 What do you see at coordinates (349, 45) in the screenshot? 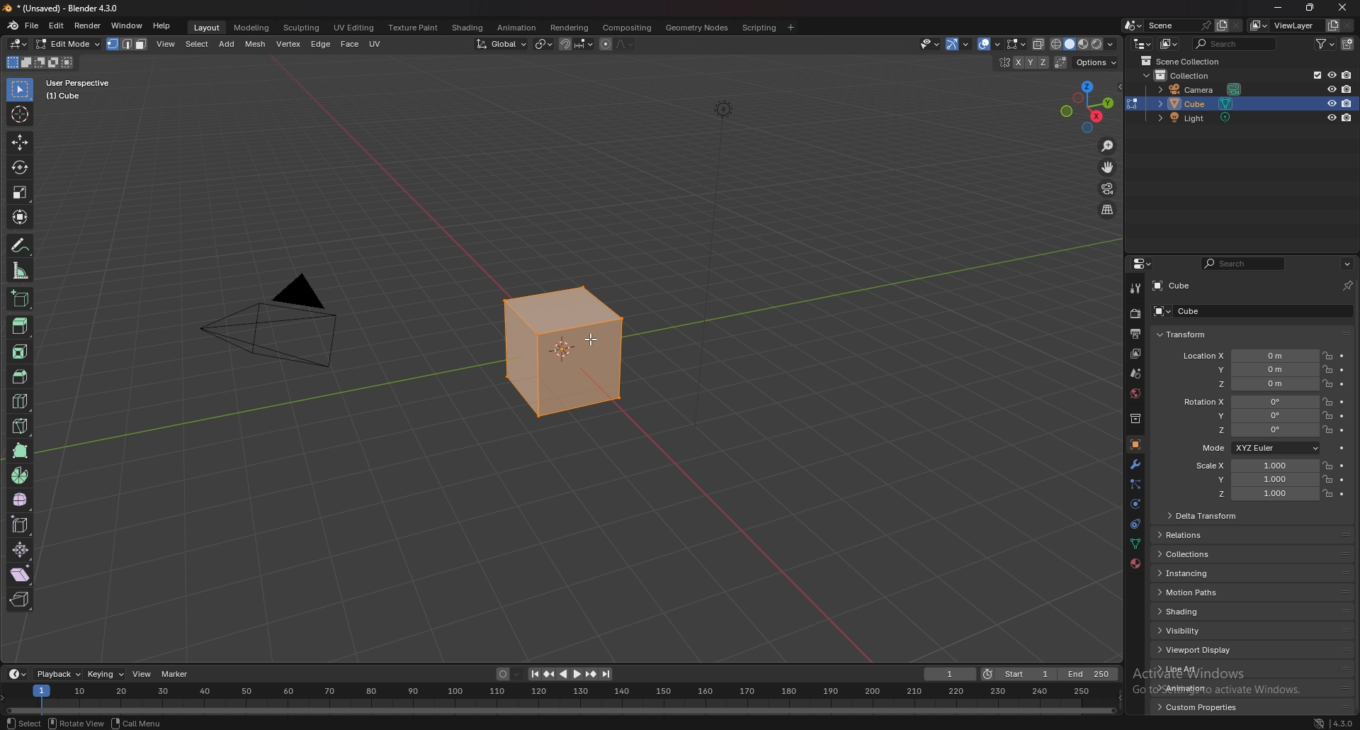
I see `face` at bounding box center [349, 45].